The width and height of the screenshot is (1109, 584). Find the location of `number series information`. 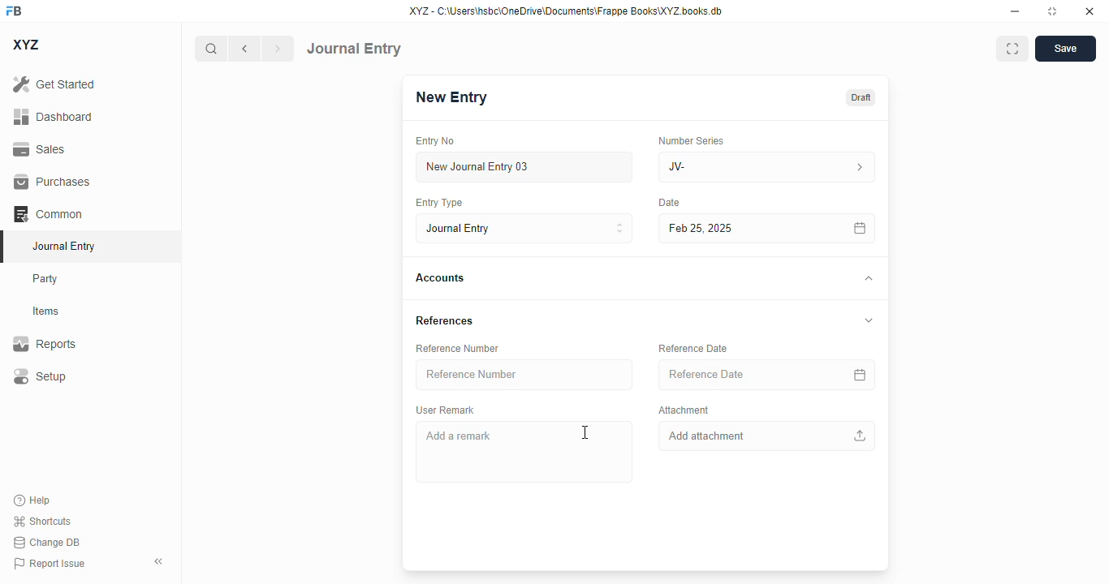

number series information is located at coordinates (862, 168).